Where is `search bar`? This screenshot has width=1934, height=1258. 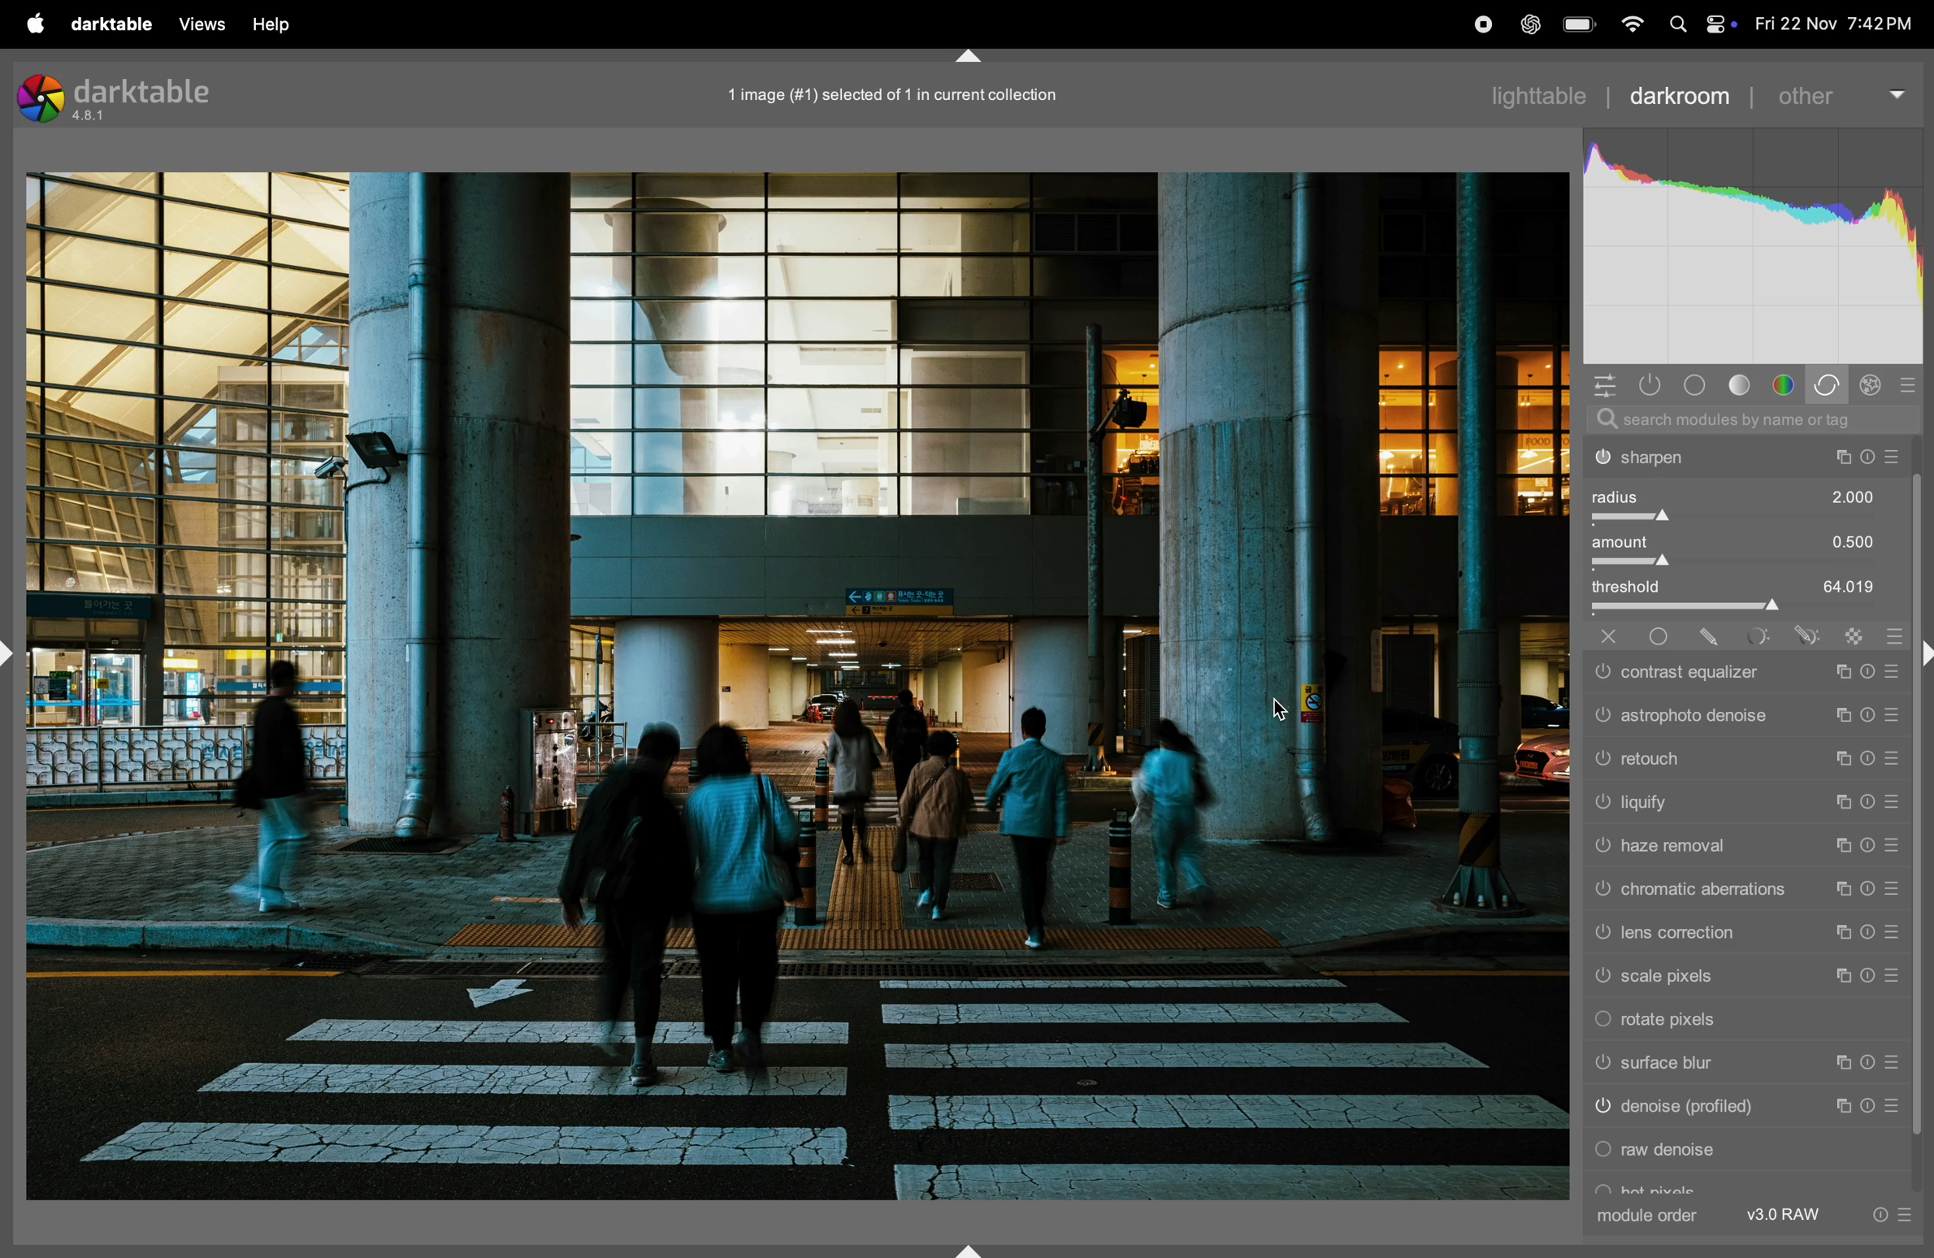 search bar is located at coordinates (1749, 419).